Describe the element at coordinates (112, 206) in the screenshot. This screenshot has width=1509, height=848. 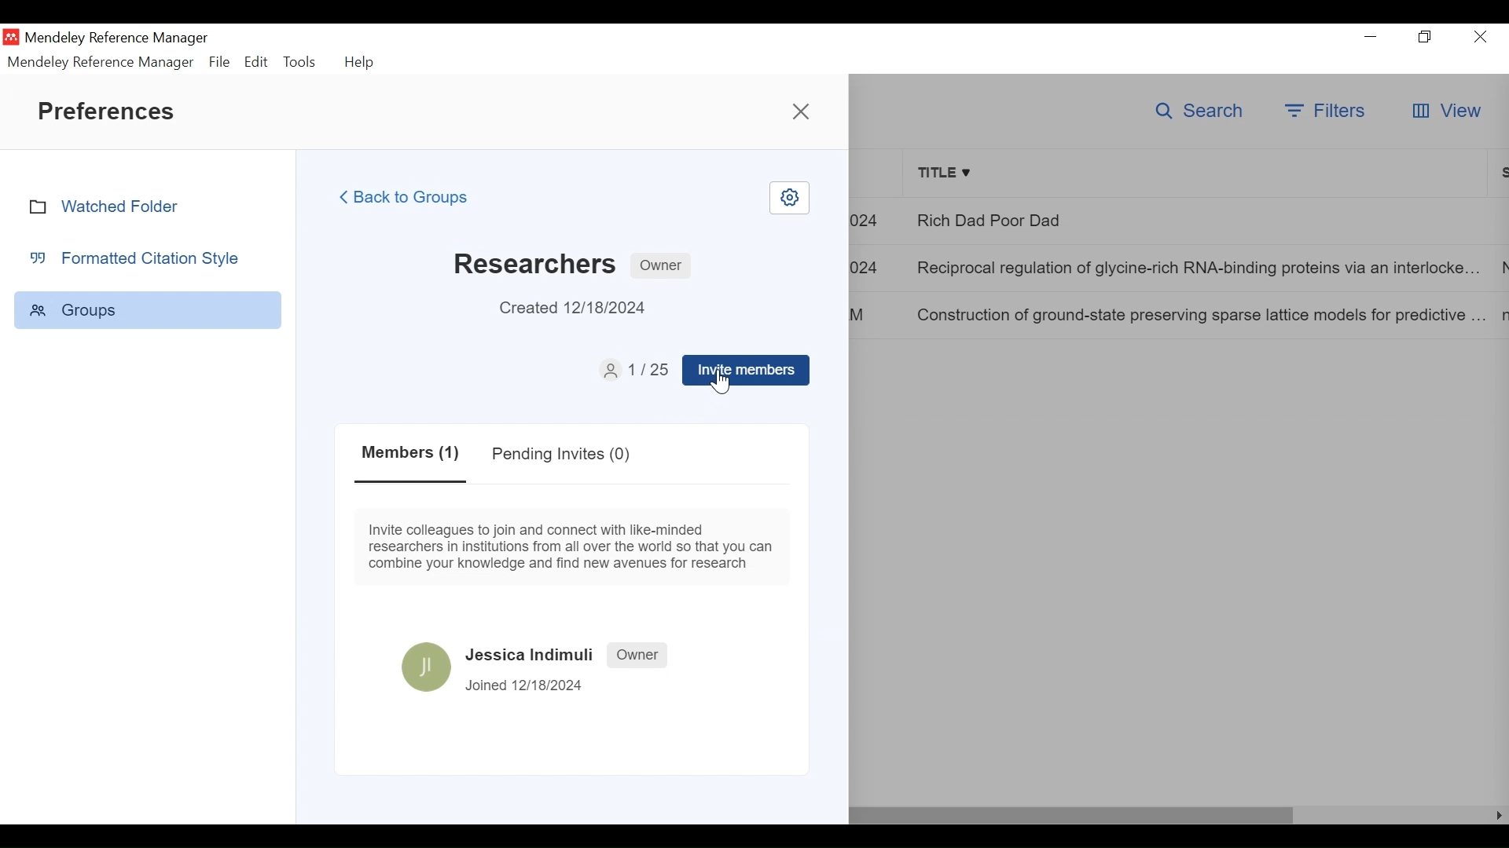
I see `Watched Folder` at that location.